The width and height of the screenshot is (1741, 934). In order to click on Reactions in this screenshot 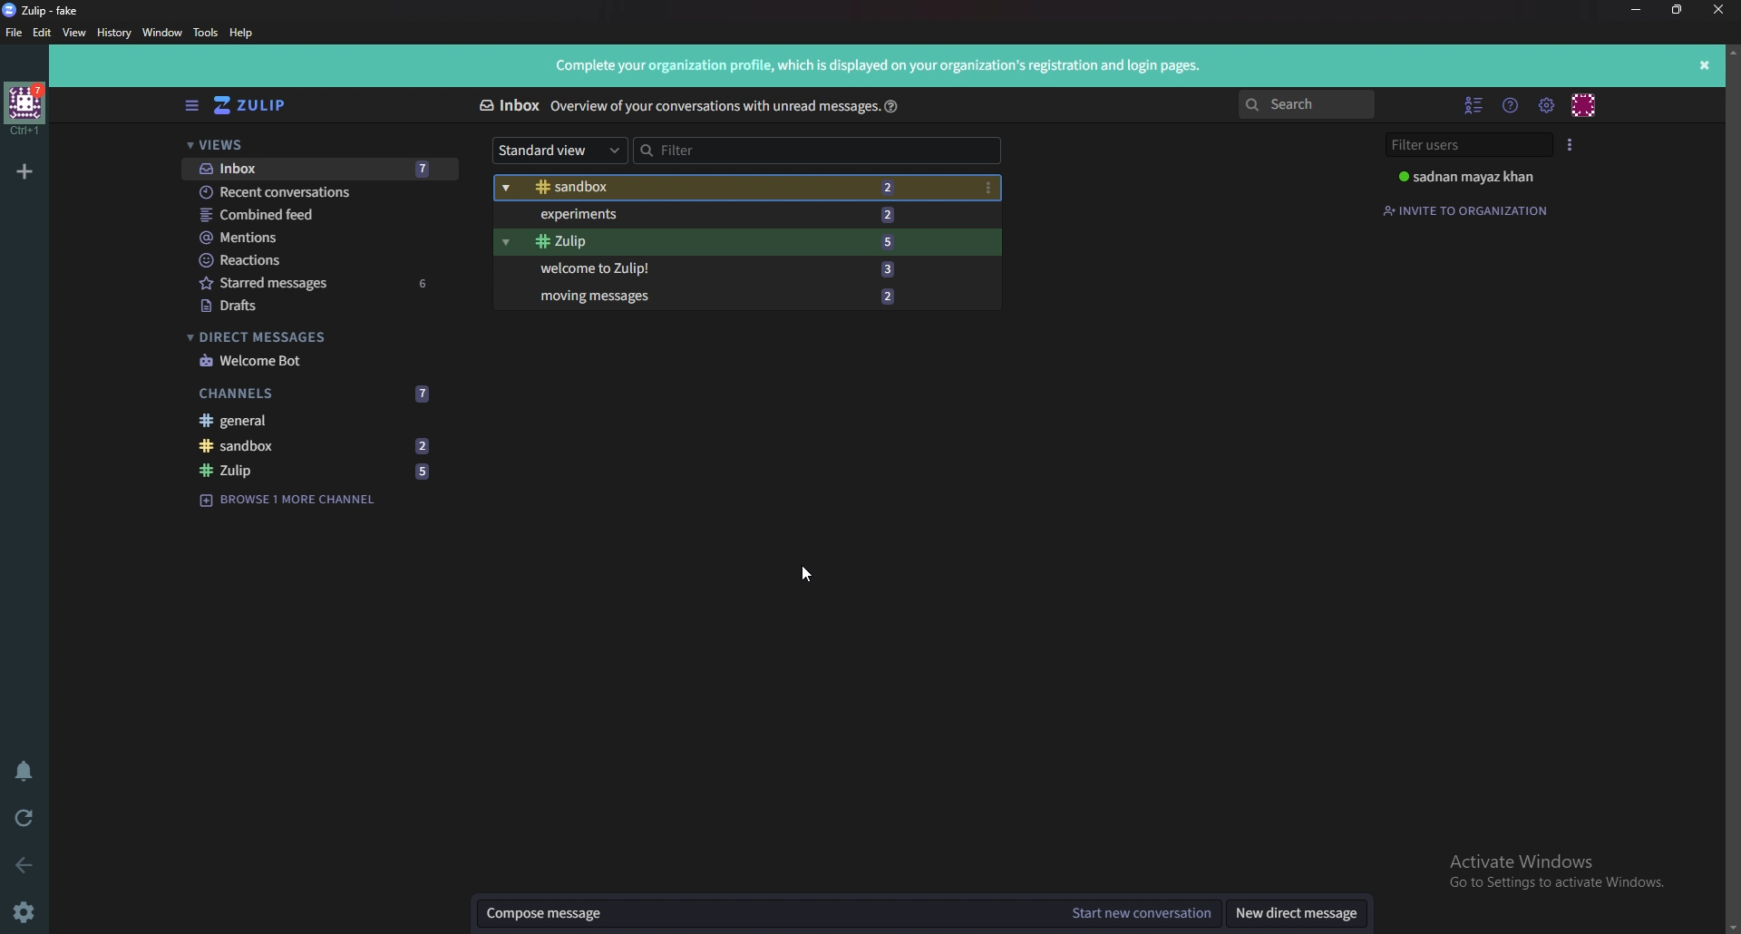, I will do `click(317, 260)`.